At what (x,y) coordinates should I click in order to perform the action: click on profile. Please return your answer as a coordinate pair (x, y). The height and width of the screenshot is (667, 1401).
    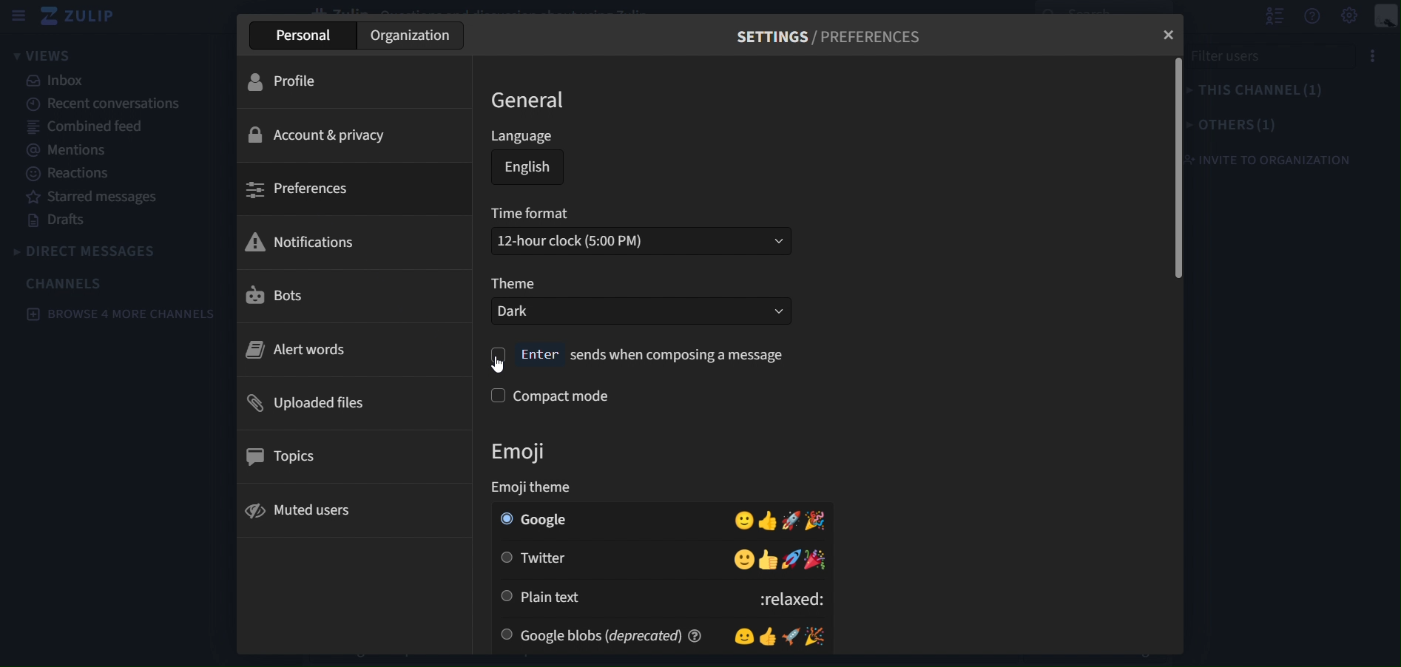
    Looking at the image, I should click on (351, 82).